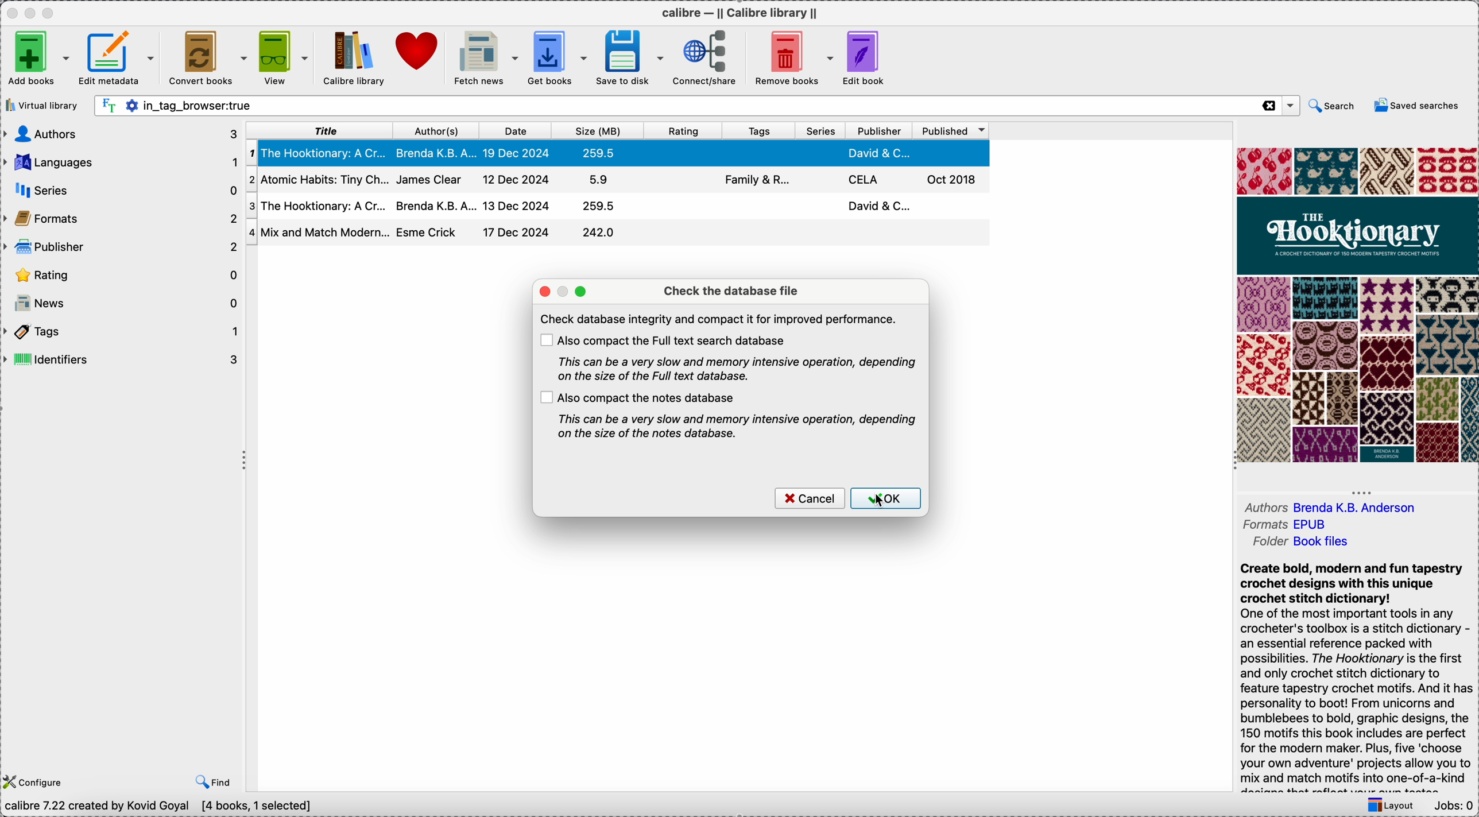 The height and width of the screenshot is (817, 1479). What do you see at coordinates (819, 132) in the screenshot?
I see `series` at bounding box center [819, 132].